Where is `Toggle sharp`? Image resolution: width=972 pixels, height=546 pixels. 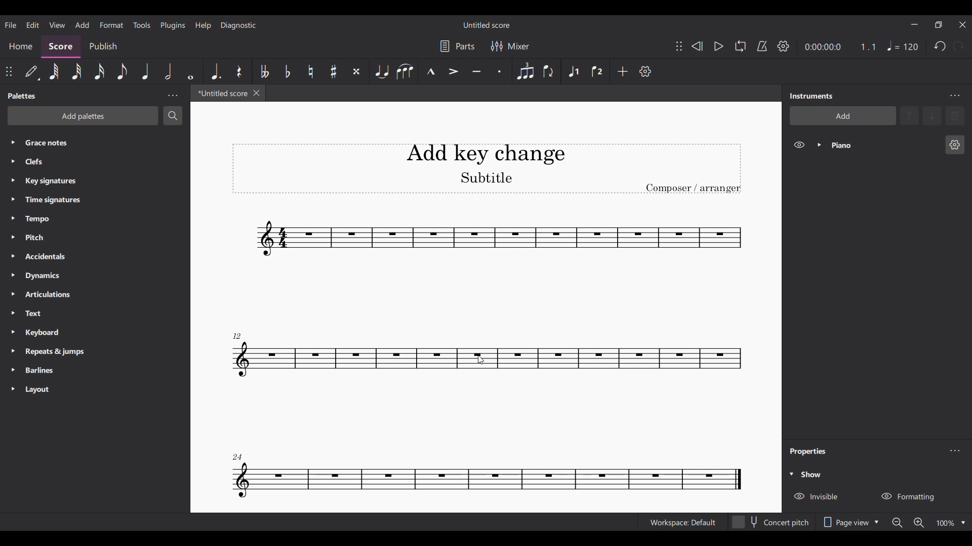 Toggle sharp is located at coordinates (311, 71).